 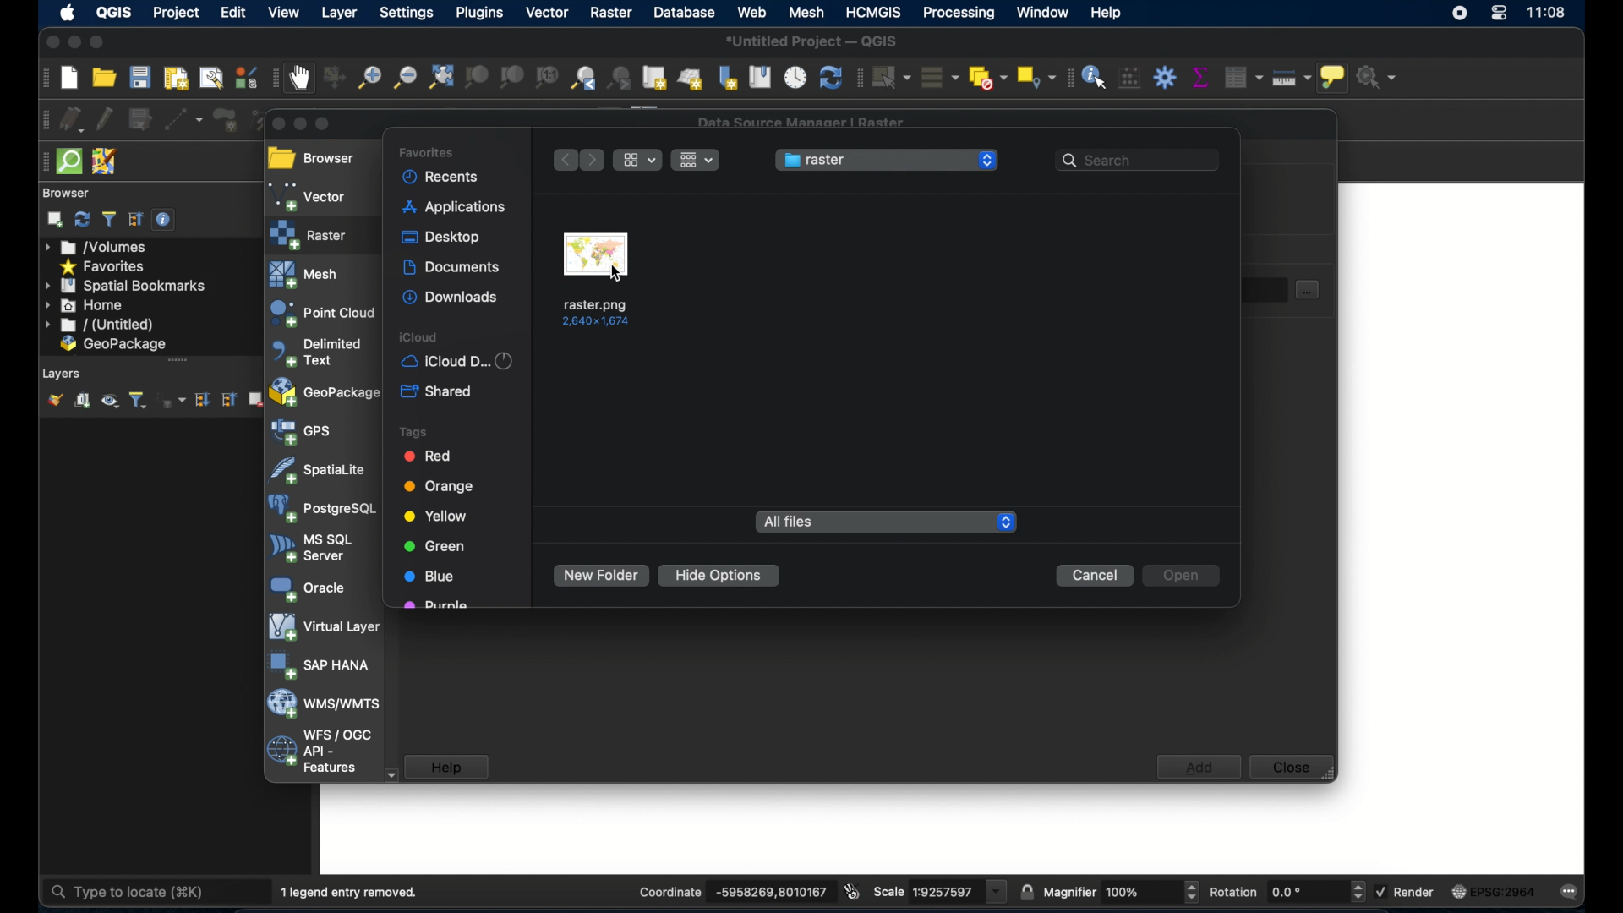 I want to click on layers, so click(x=63, y=372).